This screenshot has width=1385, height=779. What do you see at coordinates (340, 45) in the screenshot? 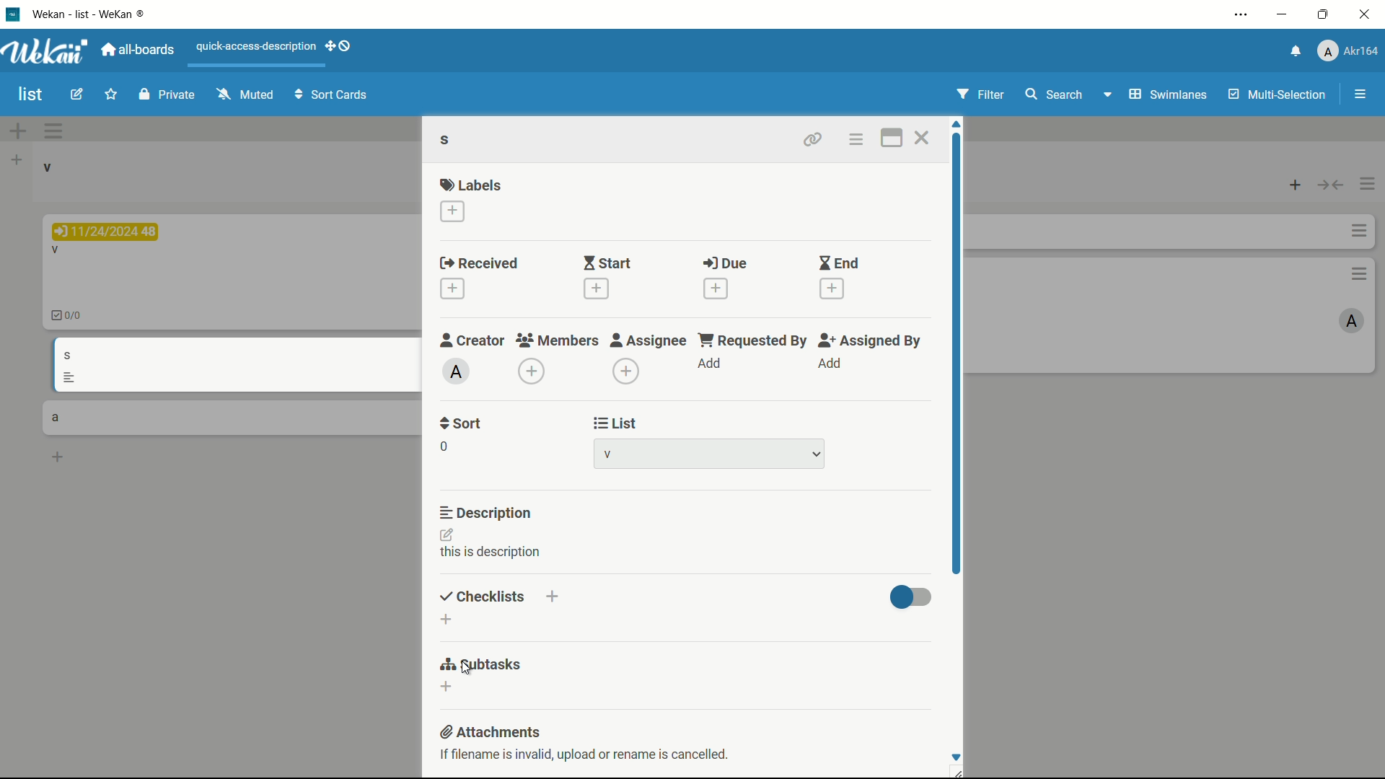
I see `show-desktop-drag-handles` at bounding box center [340, 45].